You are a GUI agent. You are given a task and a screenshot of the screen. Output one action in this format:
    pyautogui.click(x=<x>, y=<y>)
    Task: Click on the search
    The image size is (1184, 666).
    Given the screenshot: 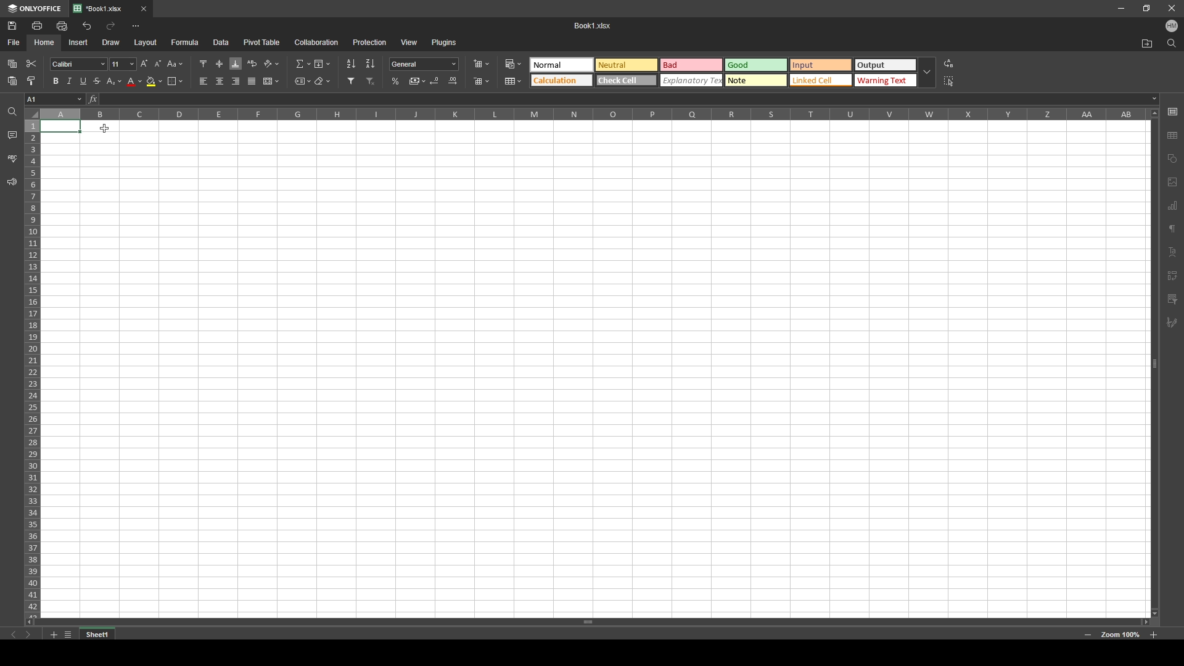 What is the action you would take?
    pyautogui.click(x=10, y=113)
    